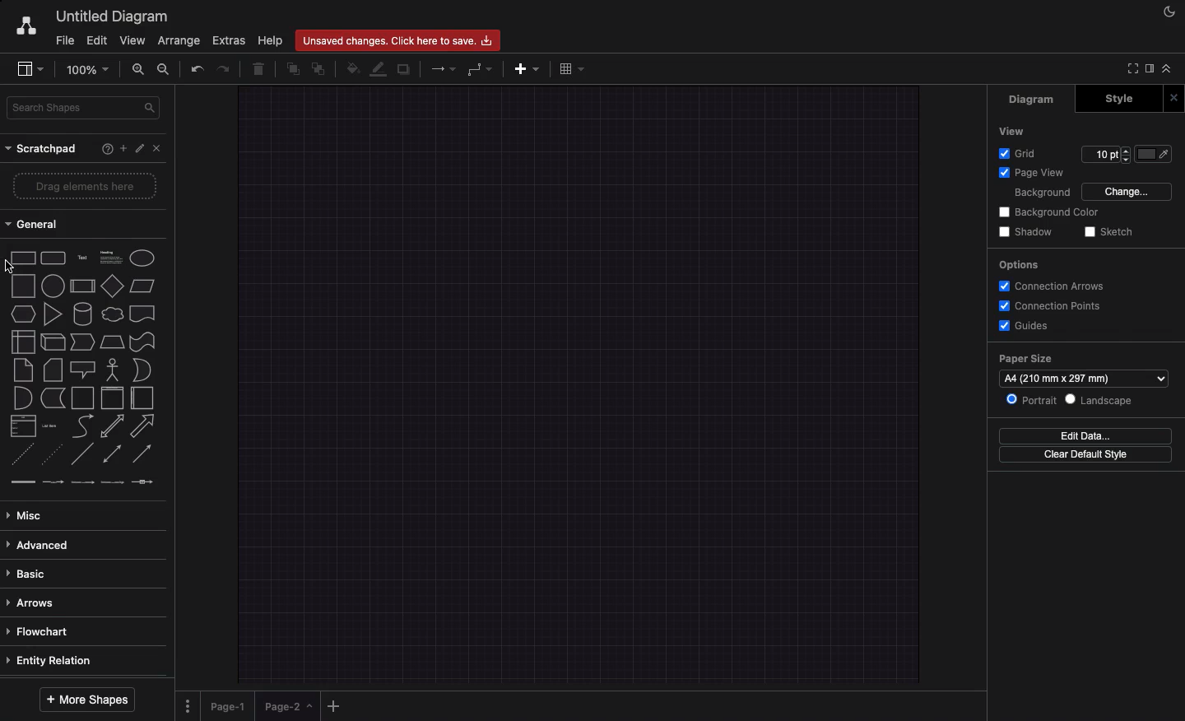  What do you see at coordinates (439, 67) in the screenshot?
I see `Arrows` at bounding box center [439, 67].